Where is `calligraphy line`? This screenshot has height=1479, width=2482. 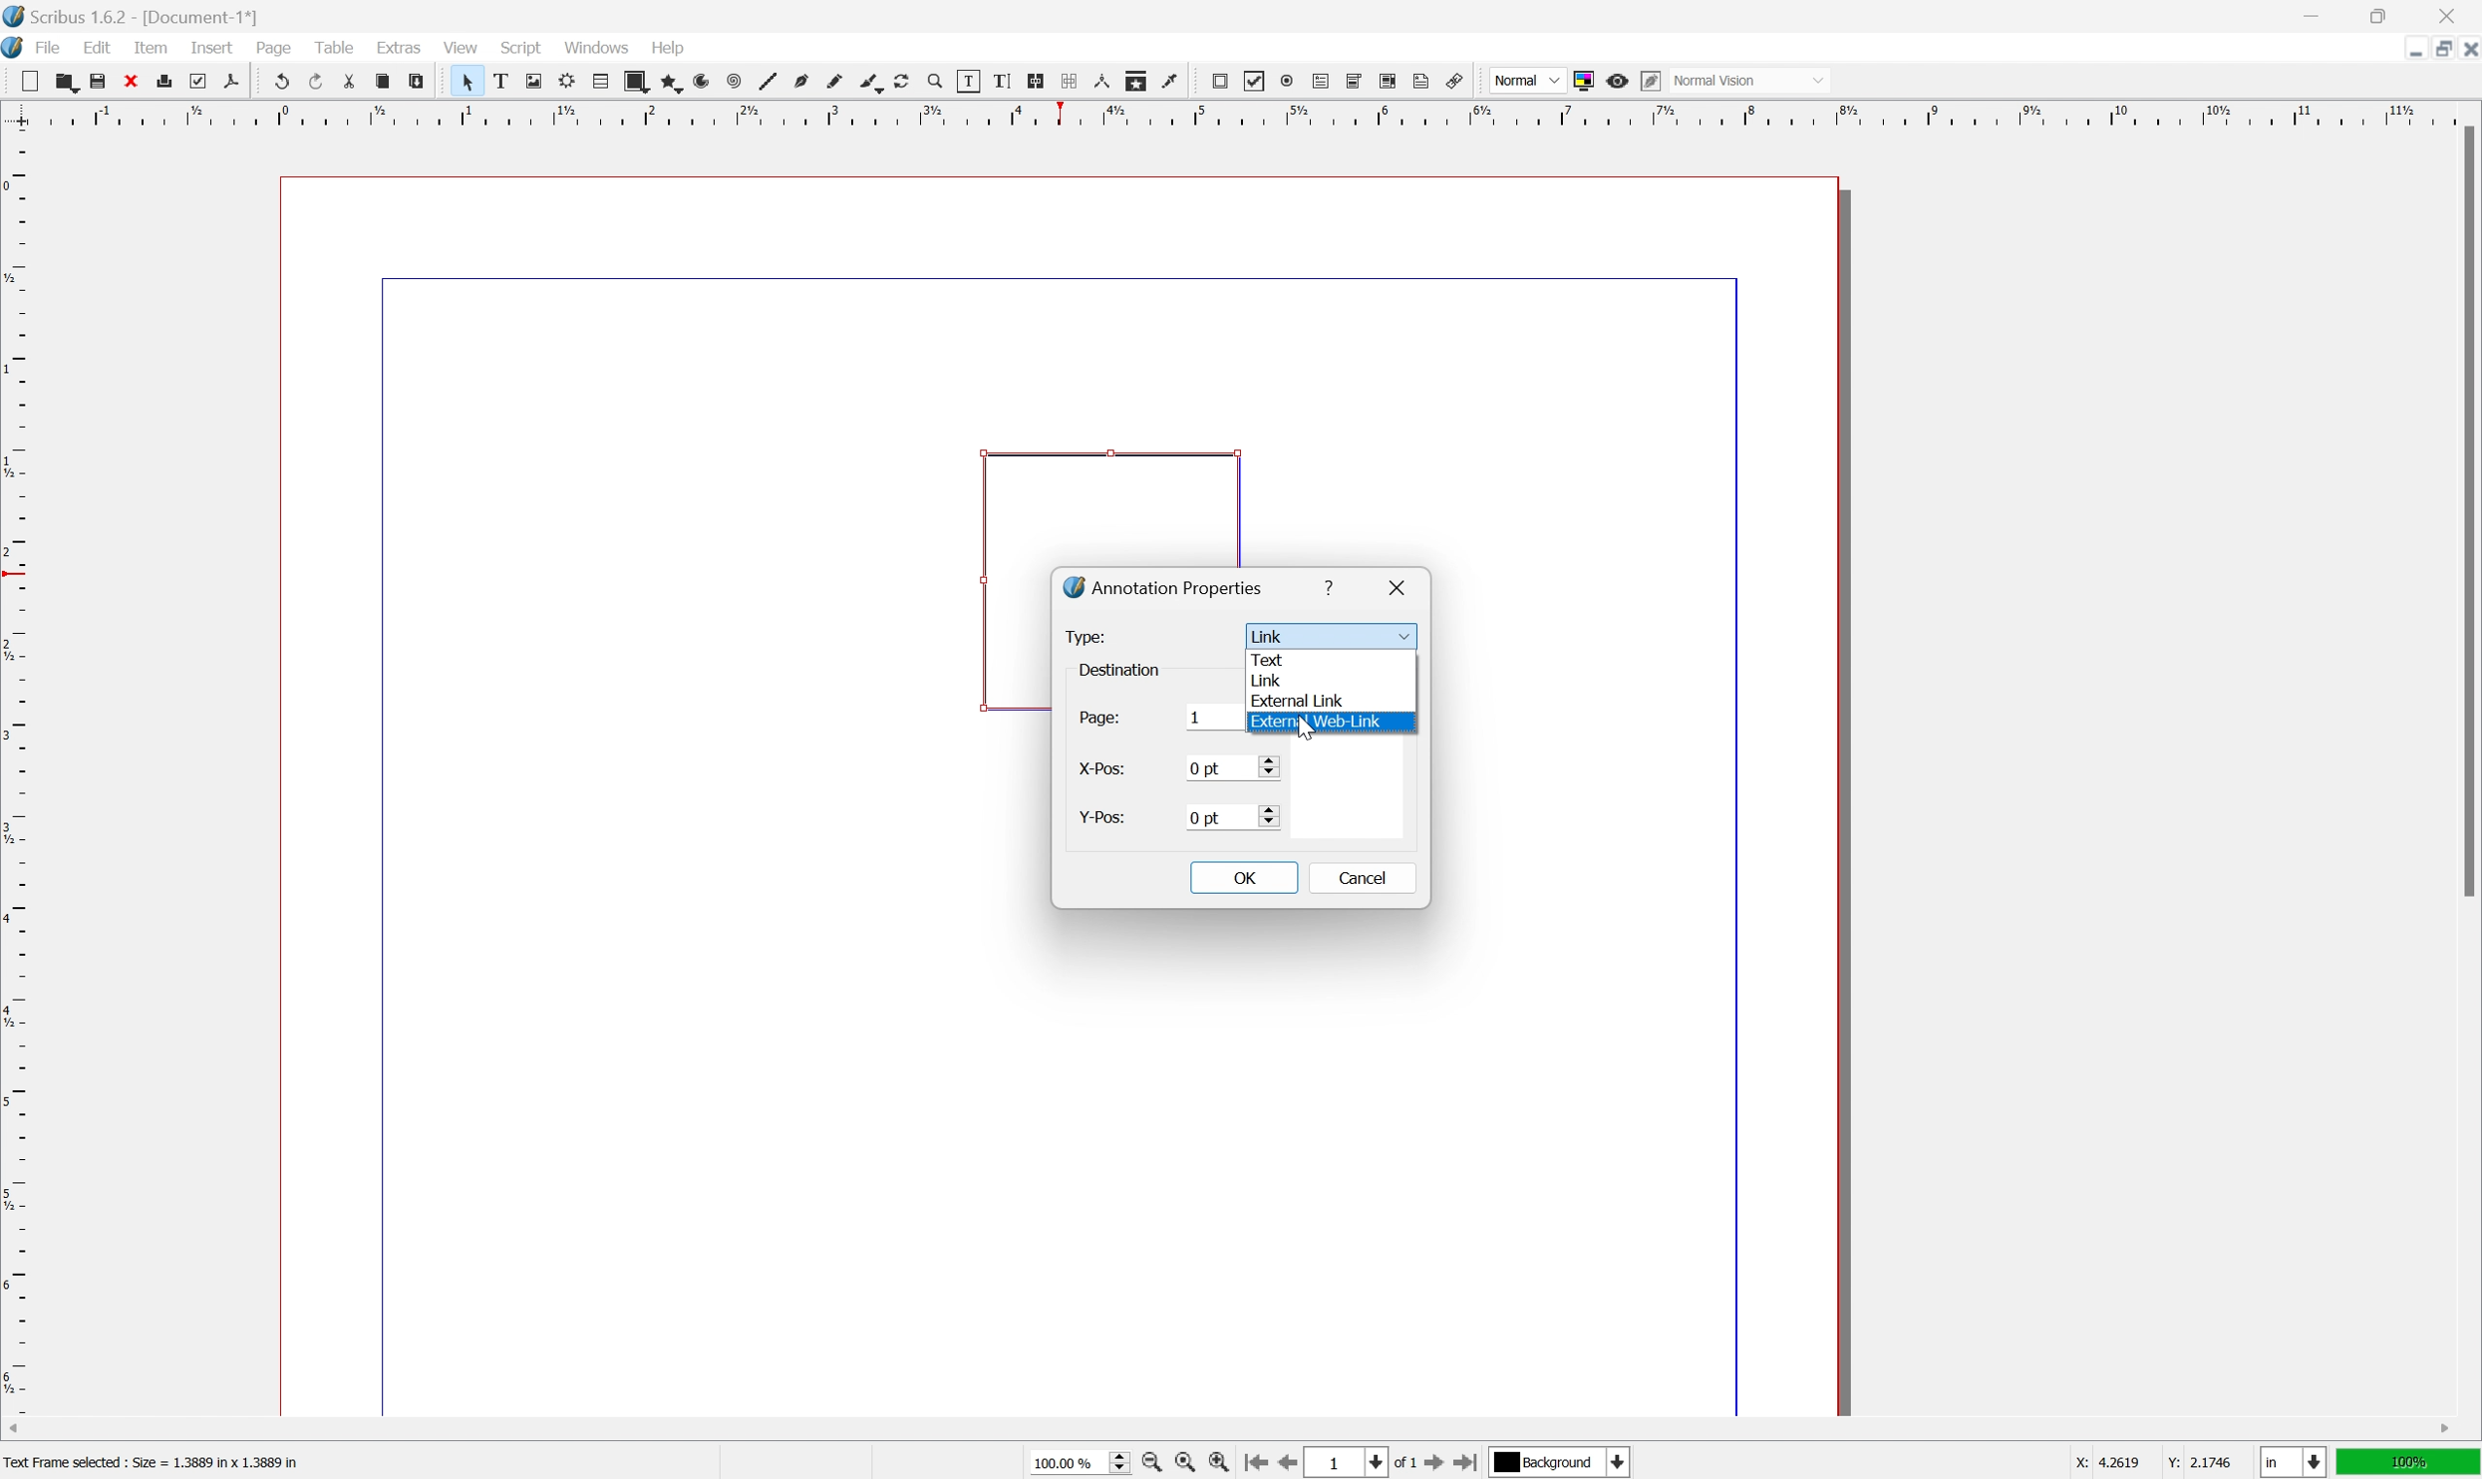 calligraphy line is located at coordinates (870, 81).